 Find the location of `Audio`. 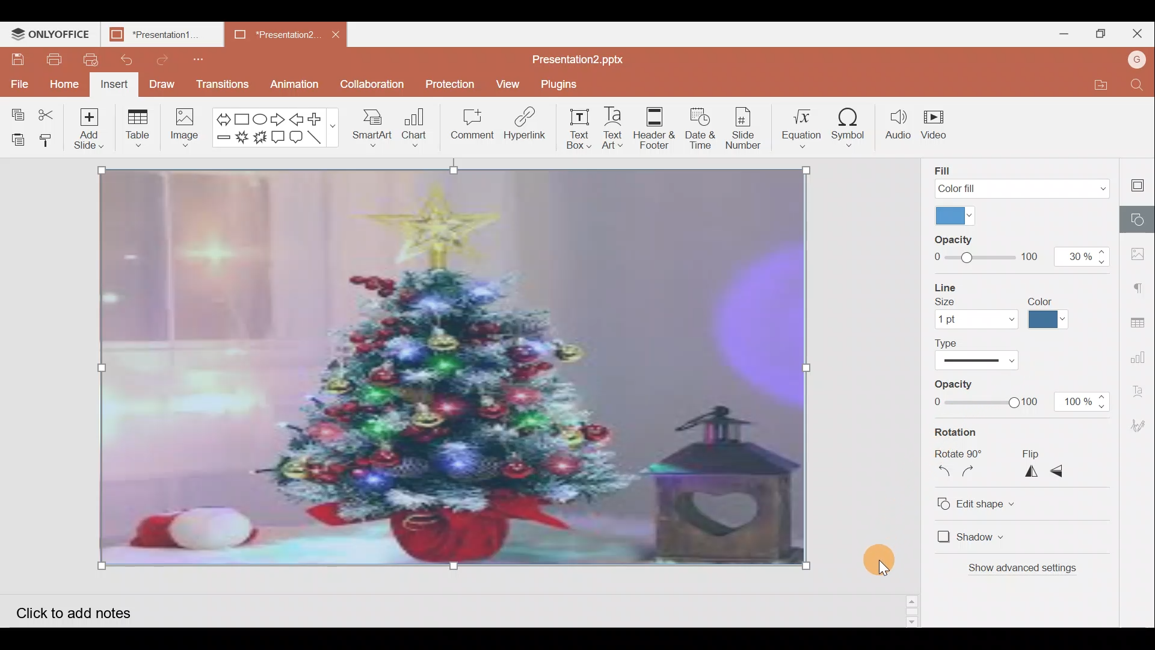

Audio is located at coordinates (898, 126).